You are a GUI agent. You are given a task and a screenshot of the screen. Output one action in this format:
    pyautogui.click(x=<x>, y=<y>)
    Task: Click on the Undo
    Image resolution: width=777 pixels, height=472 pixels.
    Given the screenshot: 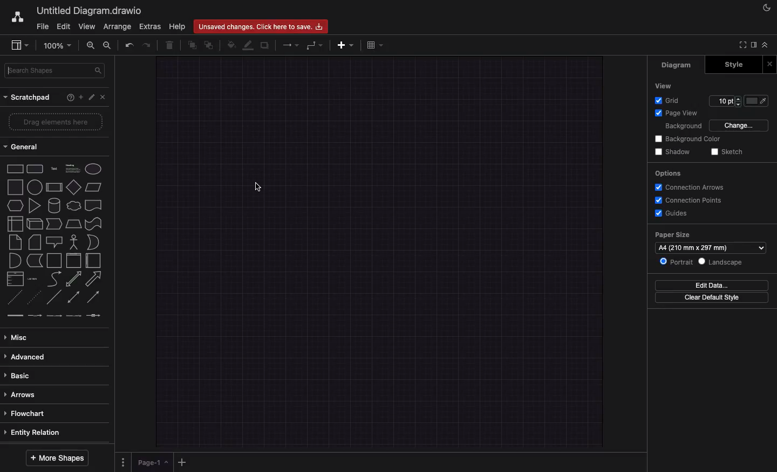 What is the action you would take?
    pyautogui.click(x=129, y=46)
    